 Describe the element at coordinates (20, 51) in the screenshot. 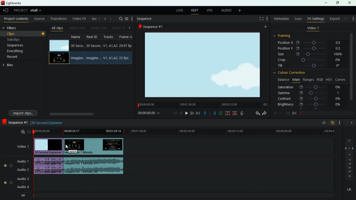

I see `everything` at that location.